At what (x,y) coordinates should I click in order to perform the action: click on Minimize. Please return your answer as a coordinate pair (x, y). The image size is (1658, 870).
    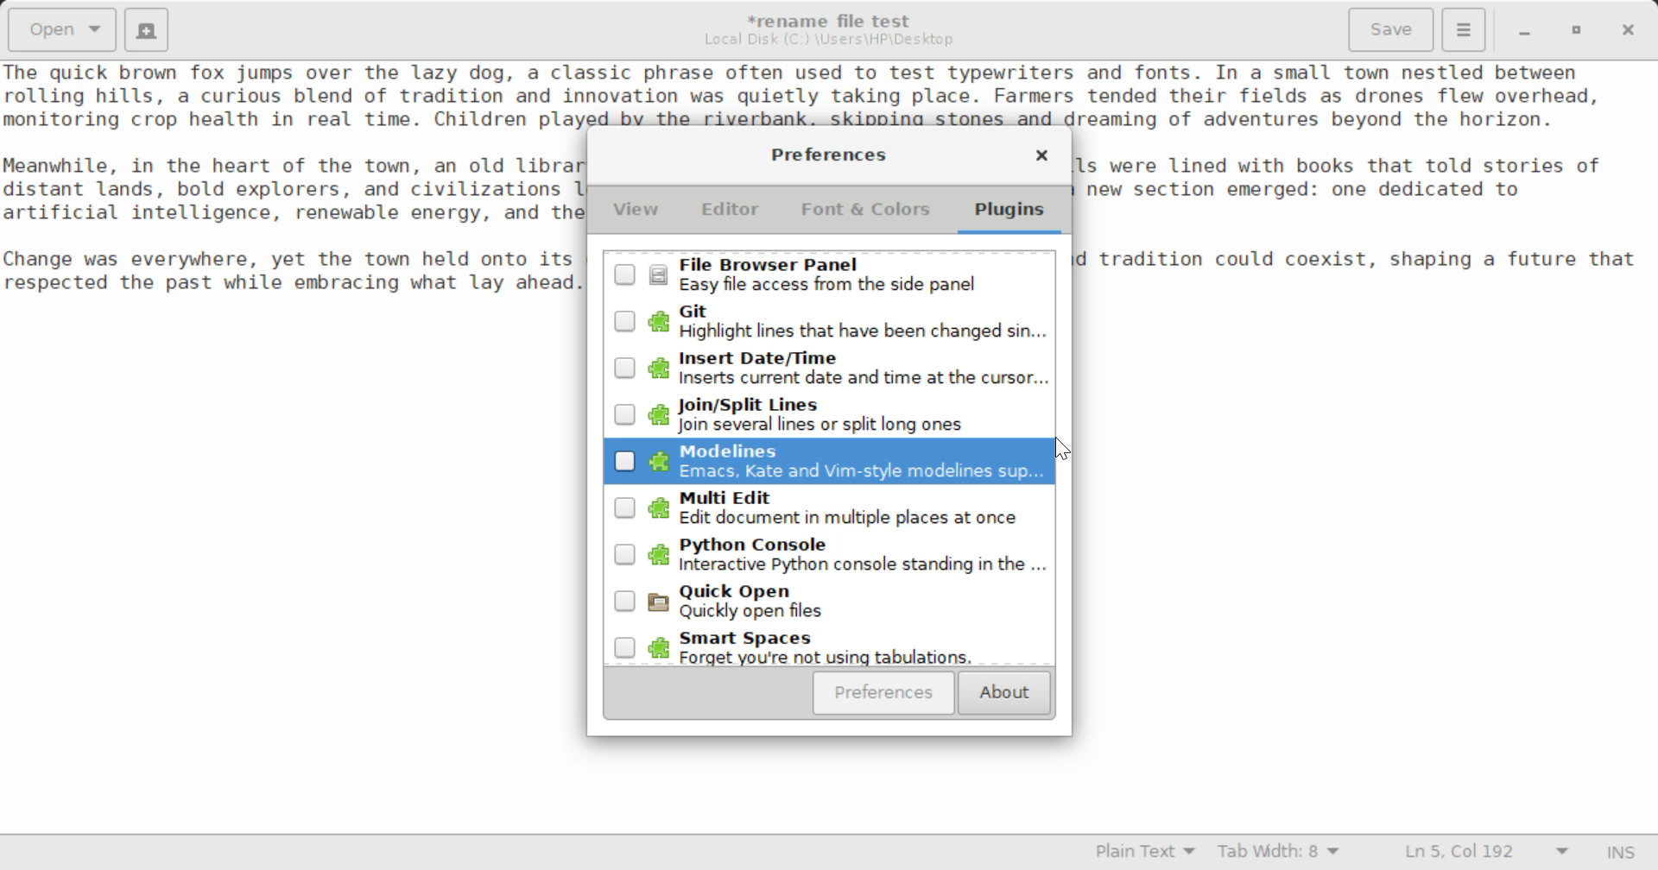
    Looking at the image, I should click on (1577, 30).